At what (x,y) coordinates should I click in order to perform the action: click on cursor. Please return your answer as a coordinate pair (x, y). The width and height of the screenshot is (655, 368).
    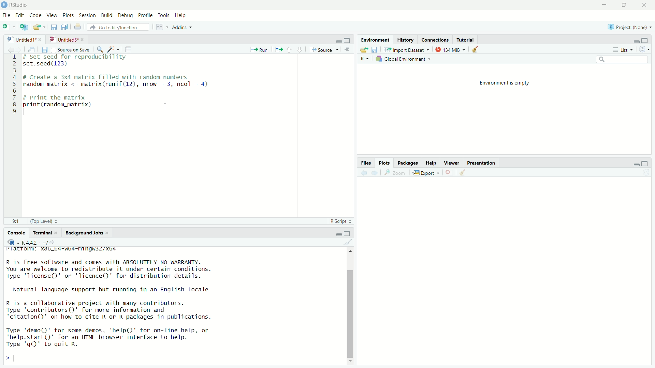
    Looking at the image, I should click on (166, 108).